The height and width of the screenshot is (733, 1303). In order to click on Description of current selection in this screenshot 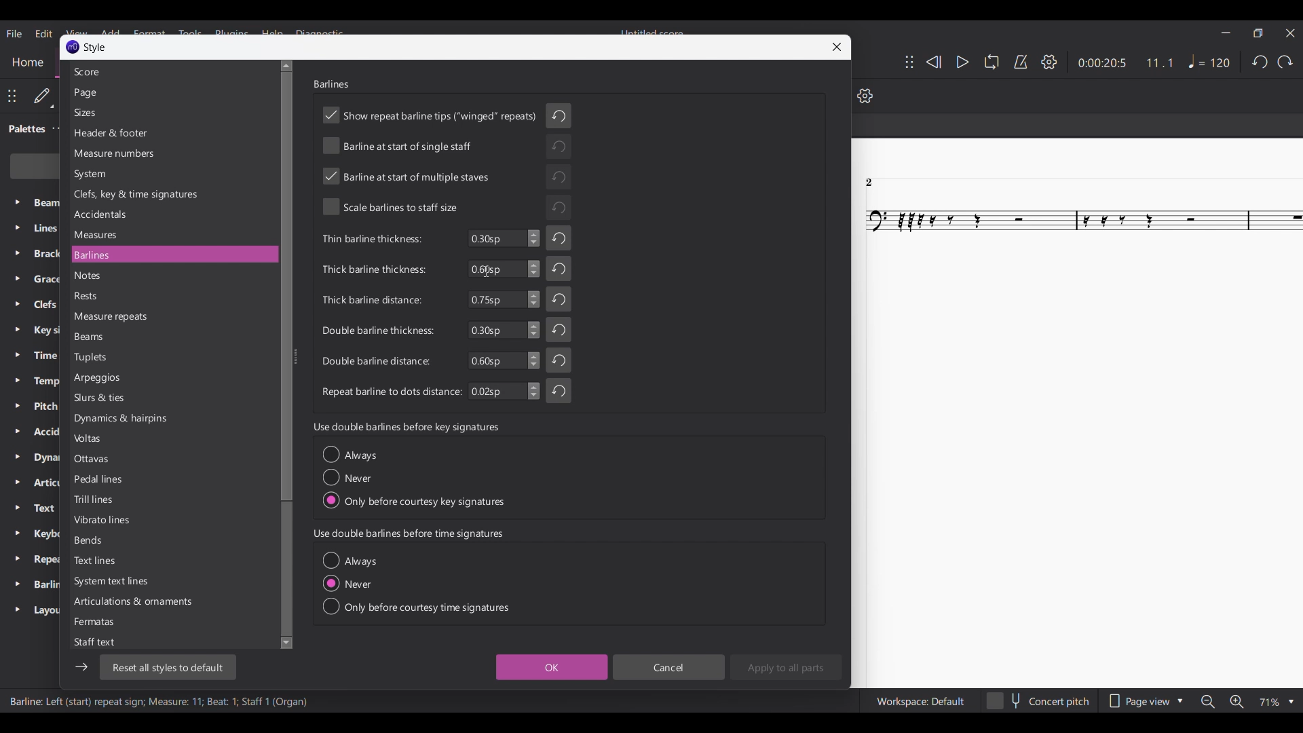, I will do `click(159, 700)`.